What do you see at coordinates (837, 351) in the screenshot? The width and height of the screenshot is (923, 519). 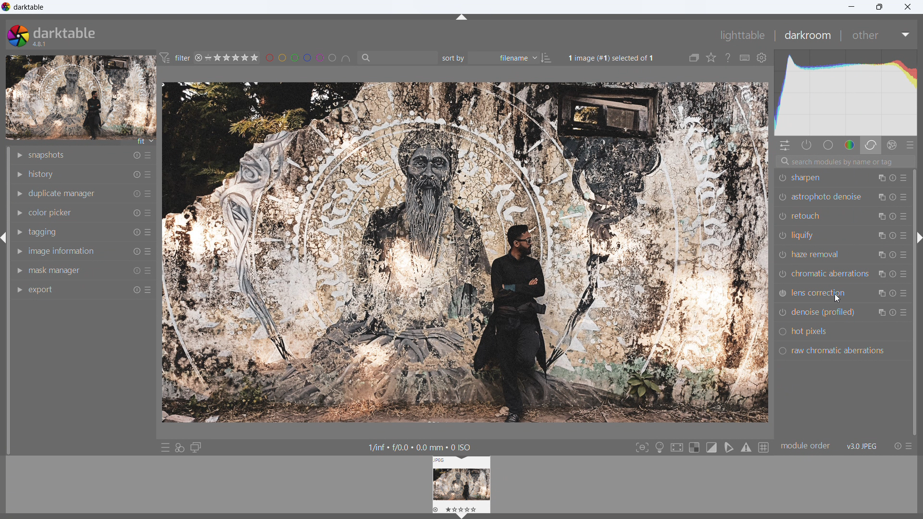 I see `raw chromatic aberrations` at bounding box center [837, 351].